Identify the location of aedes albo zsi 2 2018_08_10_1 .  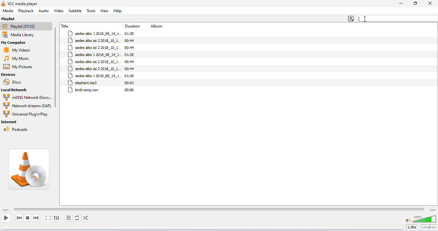
(95, 41).